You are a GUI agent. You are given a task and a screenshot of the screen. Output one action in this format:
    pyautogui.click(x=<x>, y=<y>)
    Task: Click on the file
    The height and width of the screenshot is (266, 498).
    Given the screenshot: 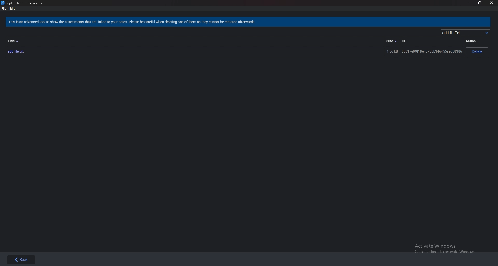 What is the action you would take?
    pyautogui.click(x=4, y=9)
    